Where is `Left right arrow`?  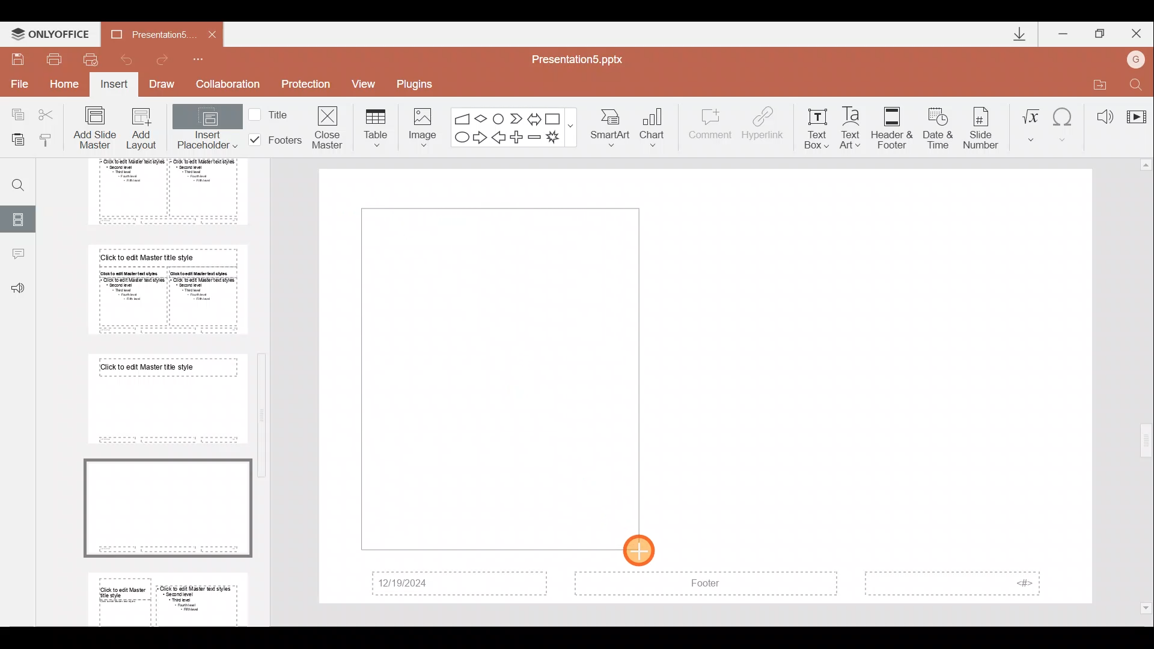
Left right arrow is located at coordinates (534, 117).